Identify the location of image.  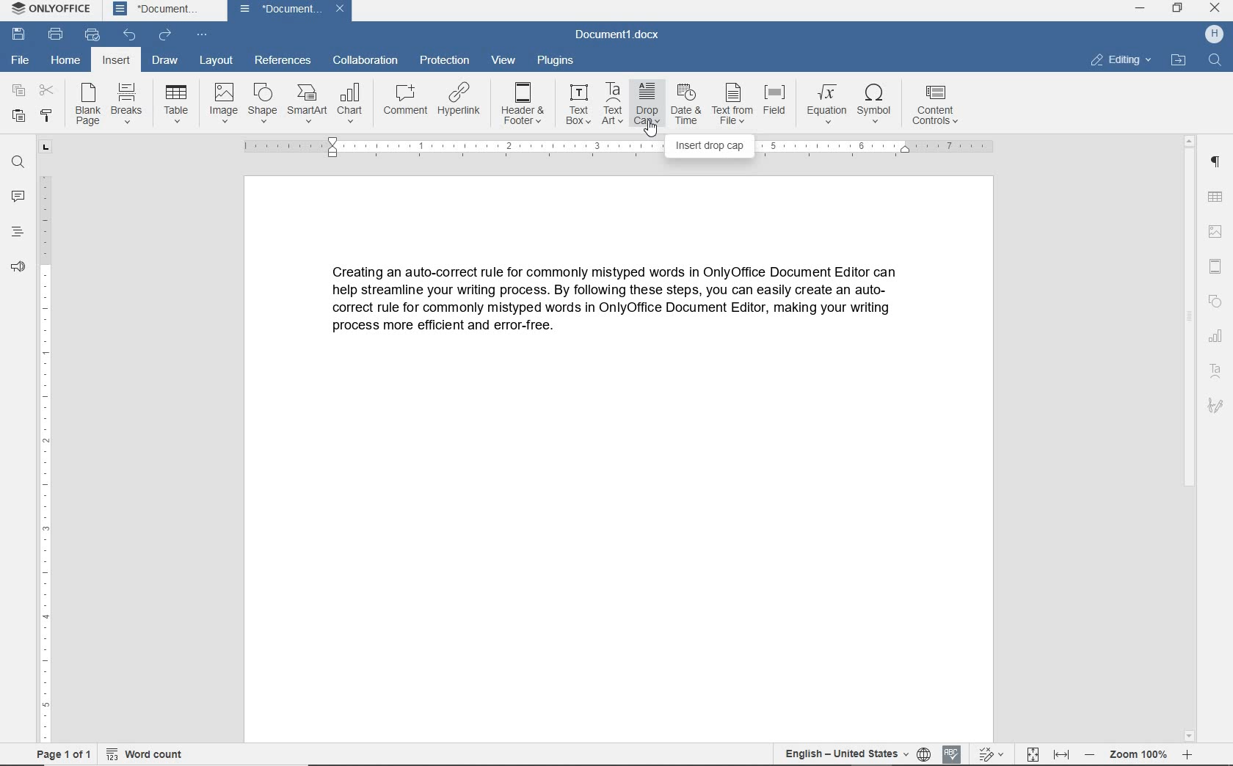
(223, 102).